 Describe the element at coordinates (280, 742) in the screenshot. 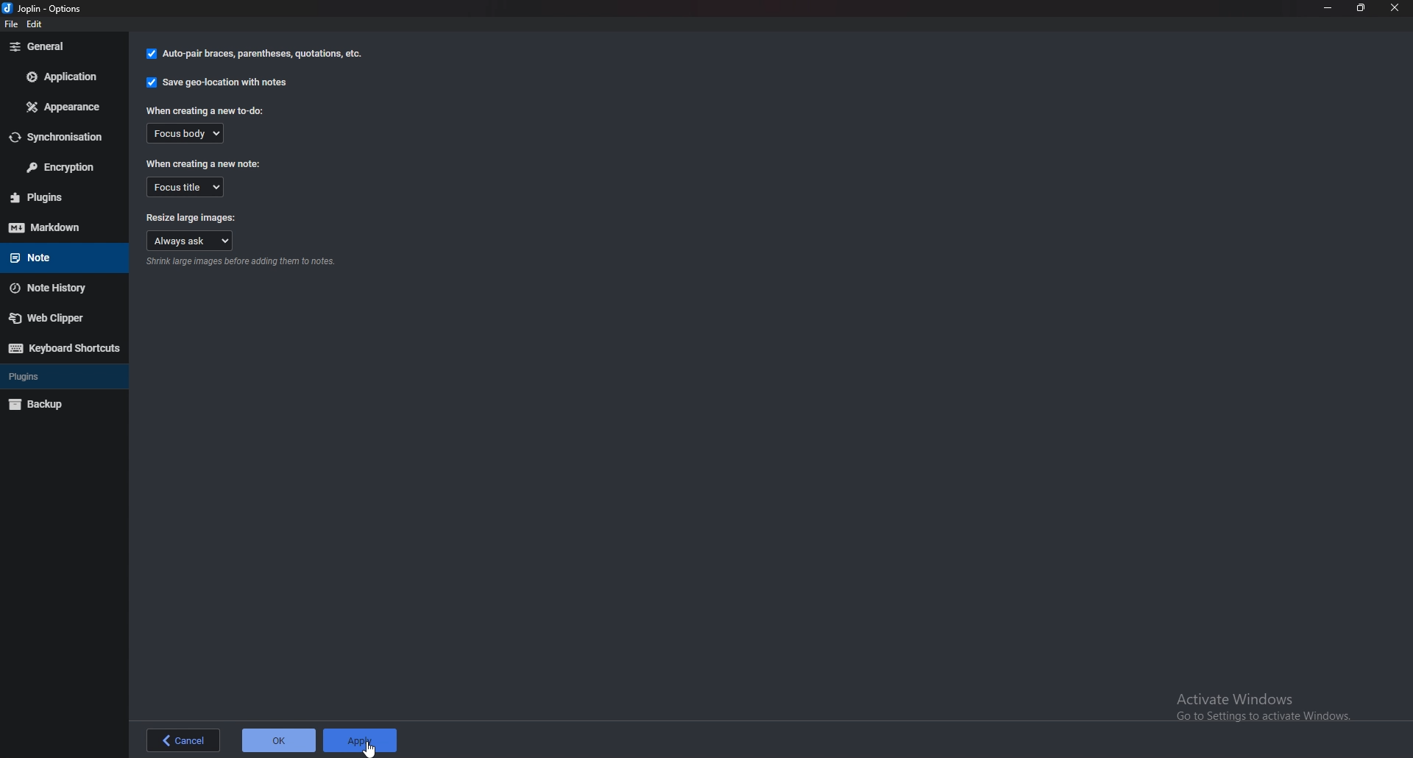

I see `ok` at that location.